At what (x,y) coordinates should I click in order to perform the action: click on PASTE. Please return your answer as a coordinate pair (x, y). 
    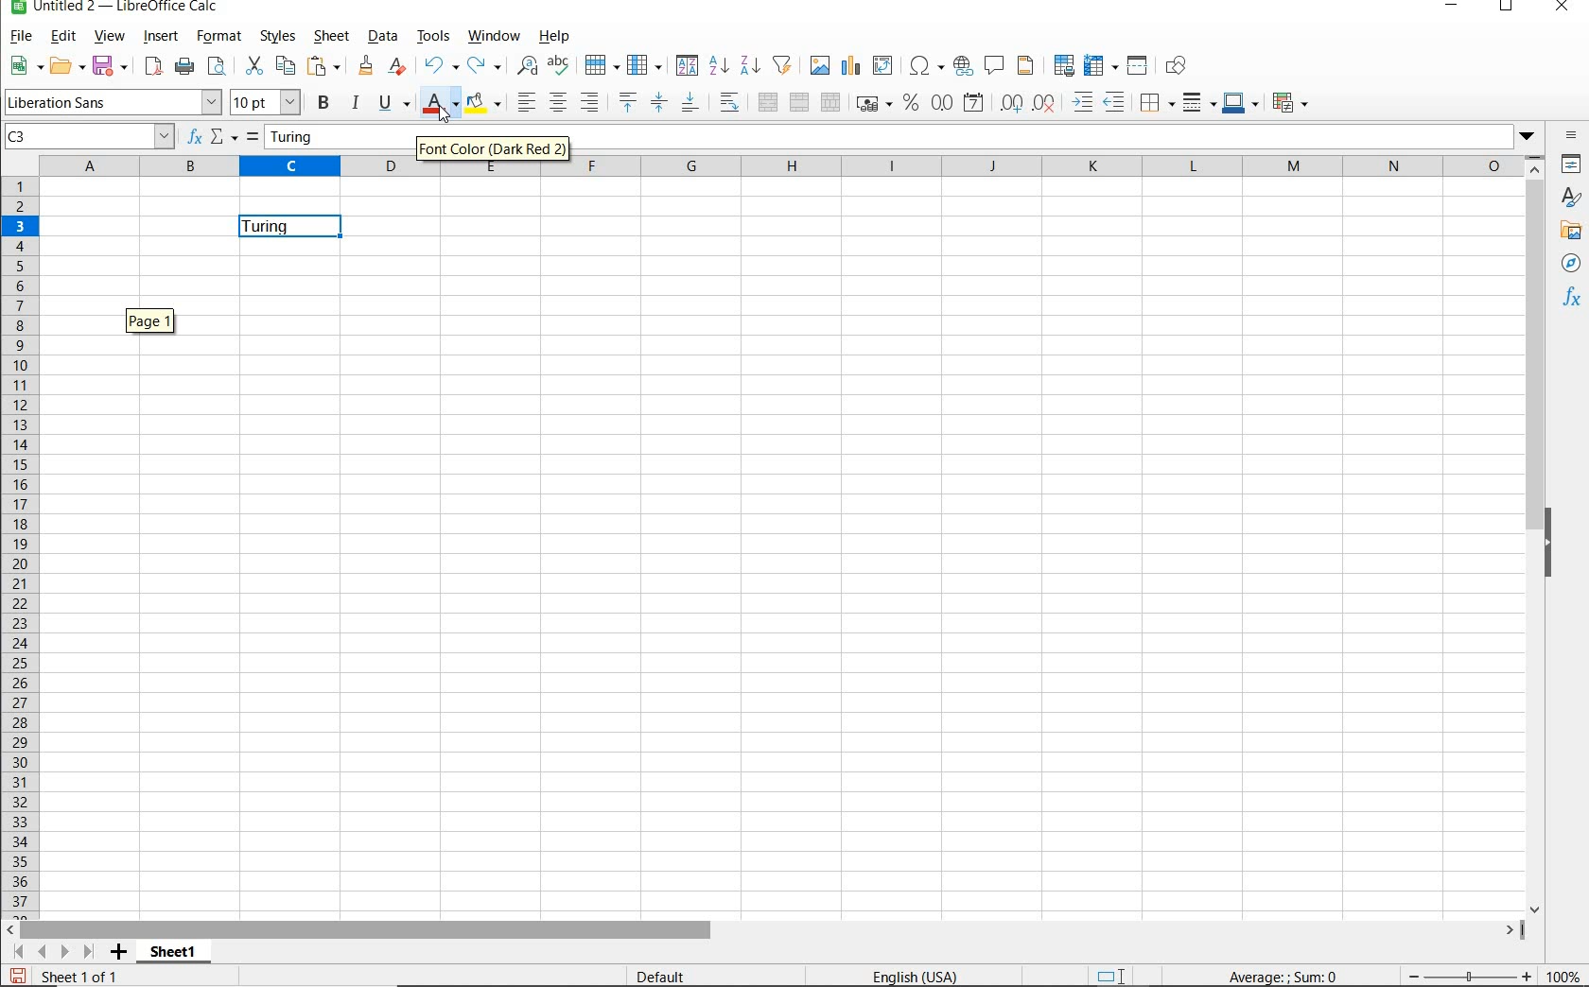
    Looking at the image, I should click on (325, 68).